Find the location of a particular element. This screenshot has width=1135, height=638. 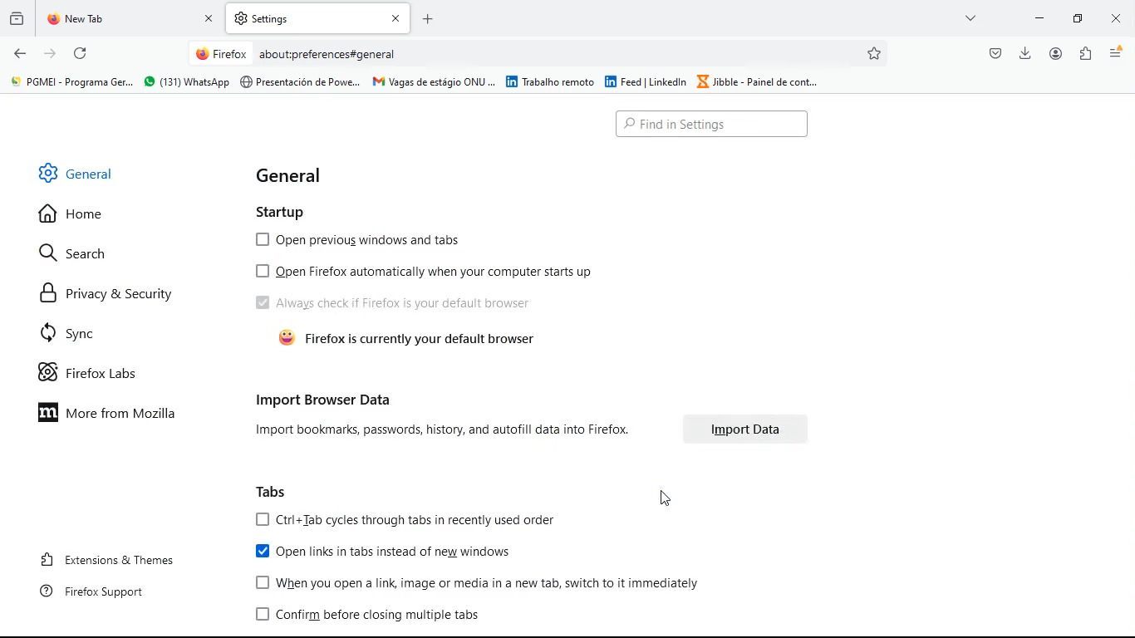

feed | Linkedin is located at coordinates (646, 81).